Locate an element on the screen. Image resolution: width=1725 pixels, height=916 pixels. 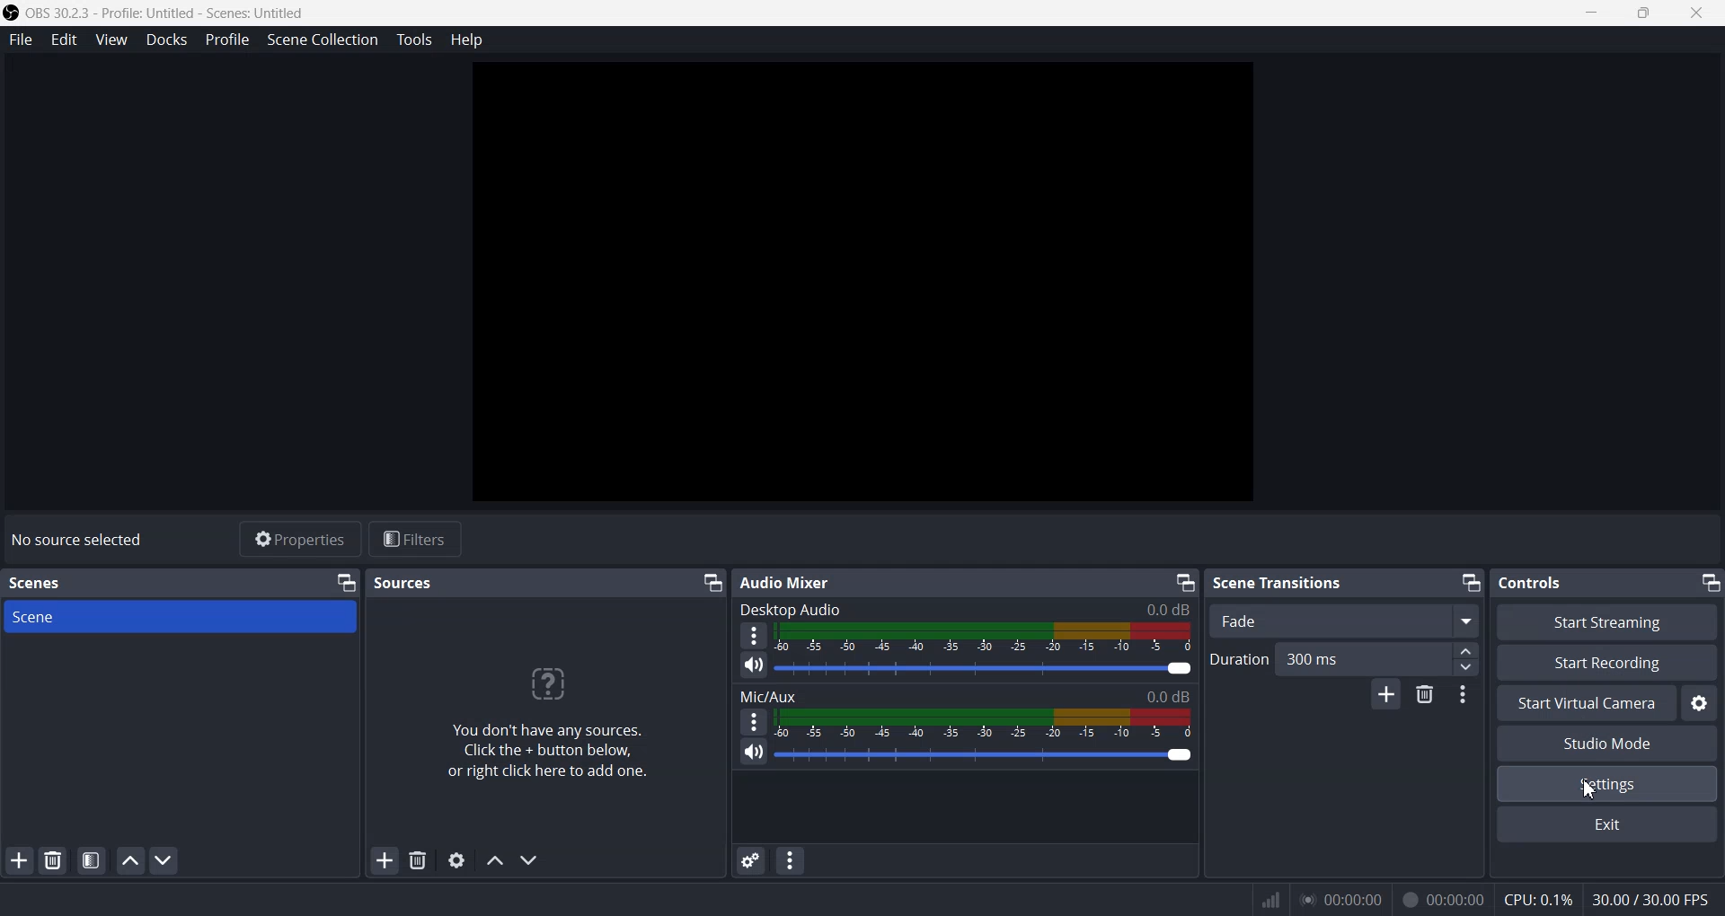
Desktop Audio is located at coordinates (964, 610).